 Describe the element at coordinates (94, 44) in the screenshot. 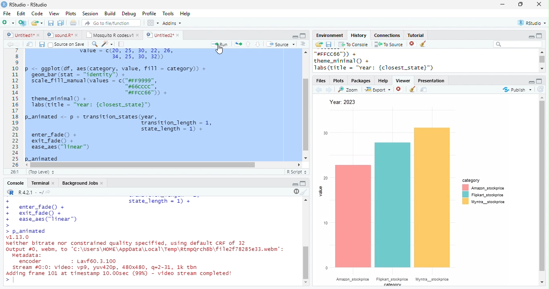

I see `search` at that location.